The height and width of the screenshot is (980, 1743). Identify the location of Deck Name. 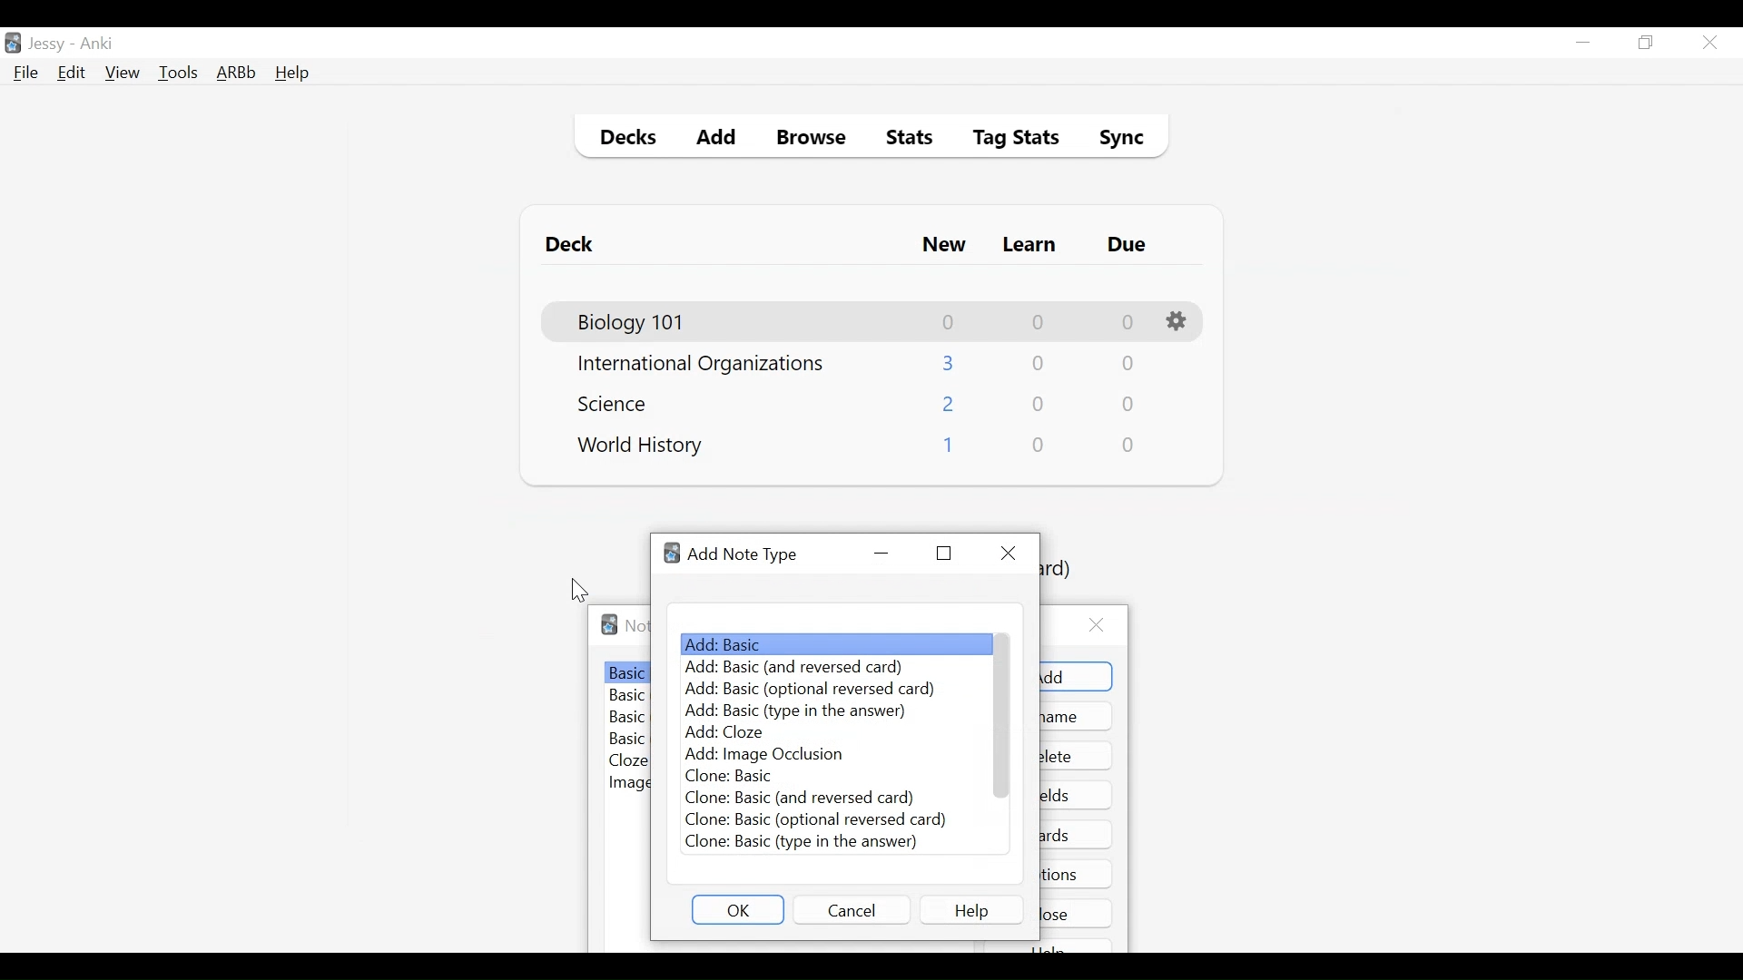
(641, 446).